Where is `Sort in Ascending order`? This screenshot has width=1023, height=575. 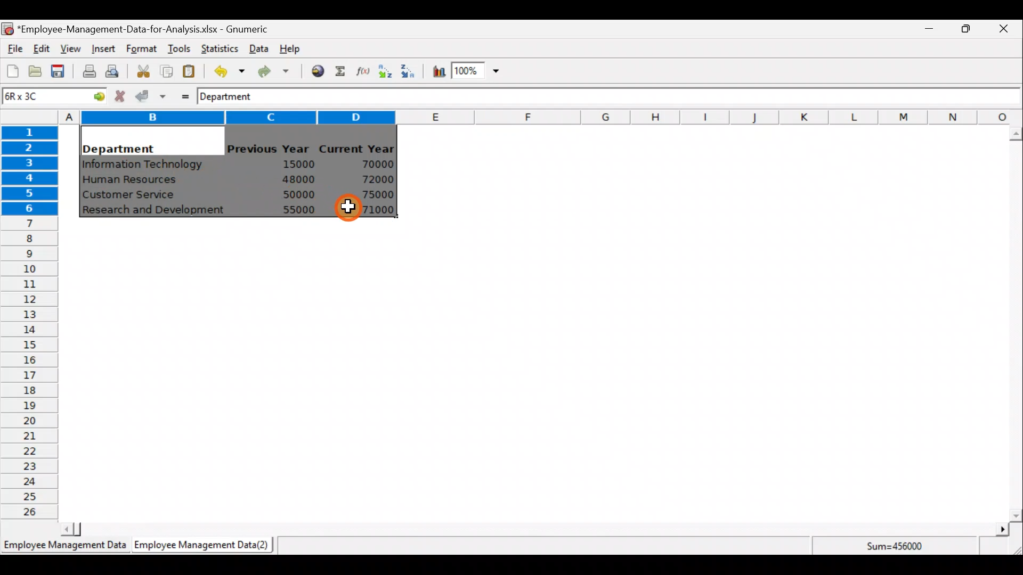
Sort in Ascending order is located at coordinates (385, 71).